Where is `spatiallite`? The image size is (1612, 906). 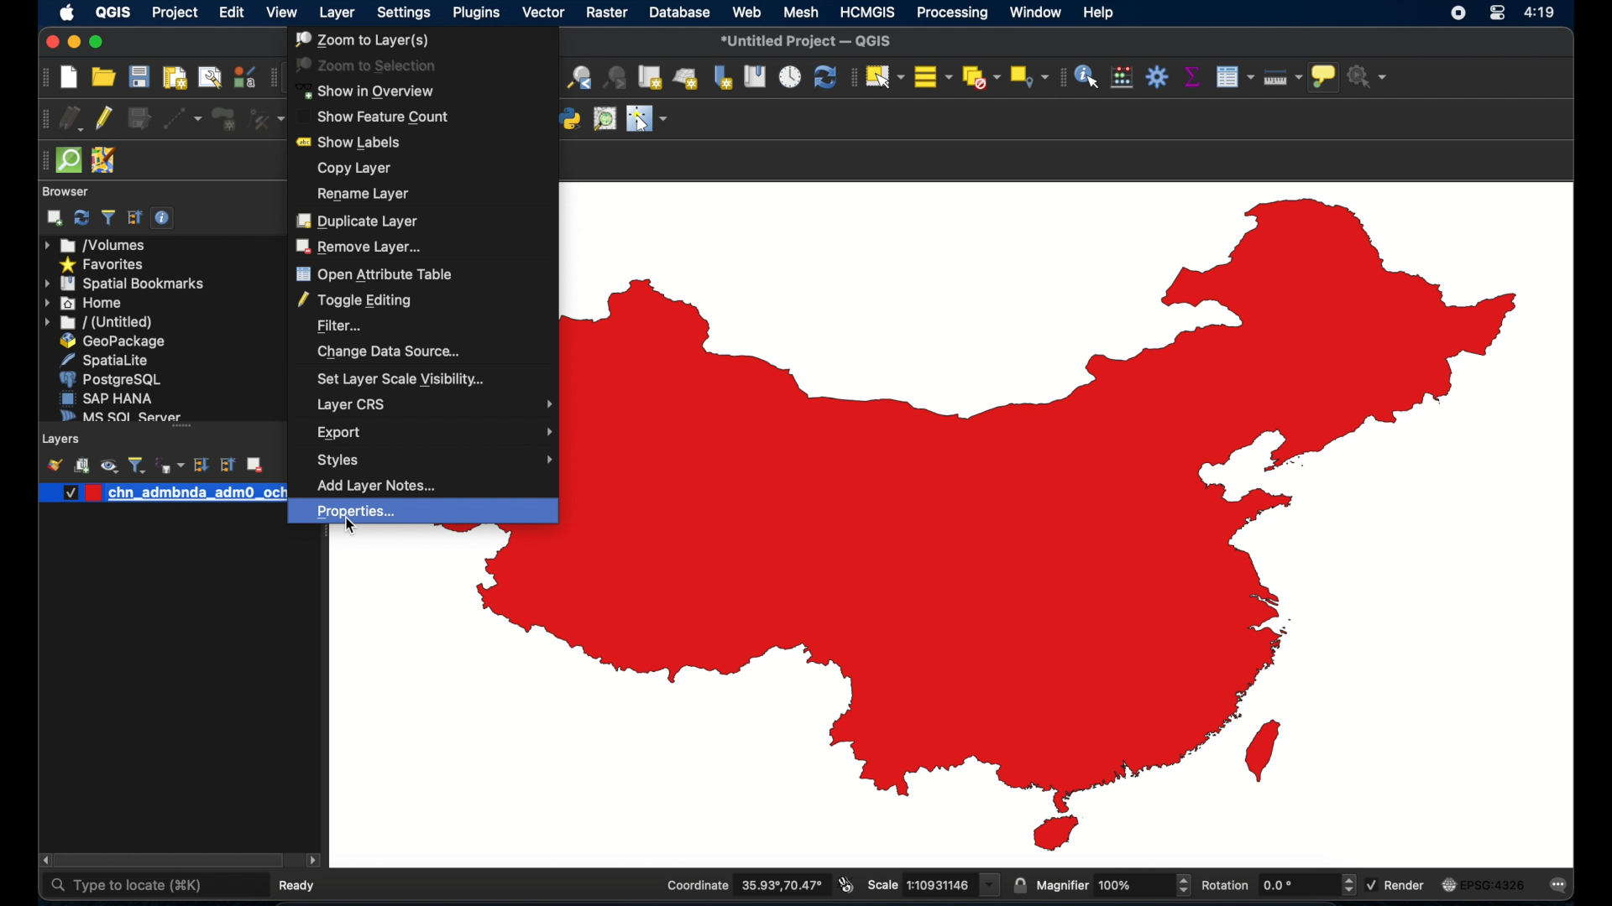 spatiallite is located at coordinates (110, 360).